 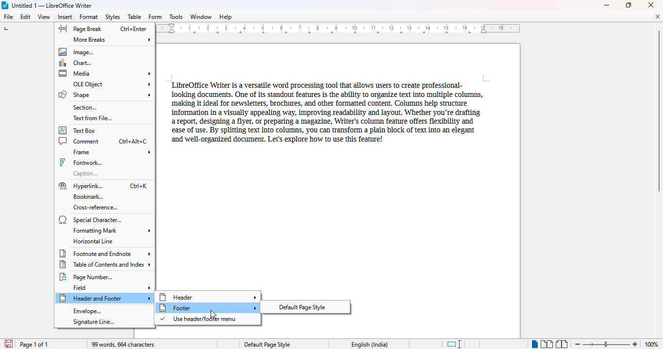 What do you see at coordinates (7, 344) in the screenshot?
I see `click to save document` at bounding box center [7, 344].